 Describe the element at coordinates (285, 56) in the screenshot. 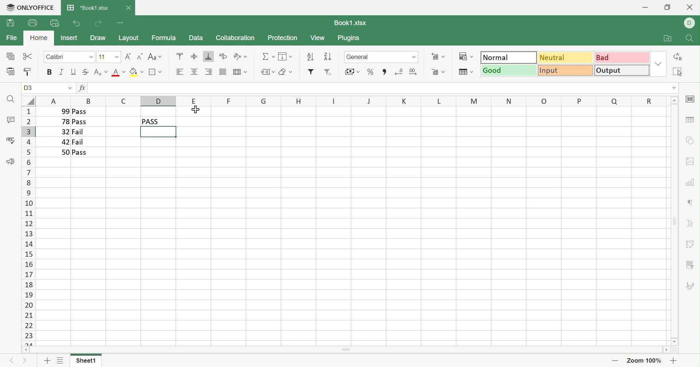

I see `Fill` at that location.